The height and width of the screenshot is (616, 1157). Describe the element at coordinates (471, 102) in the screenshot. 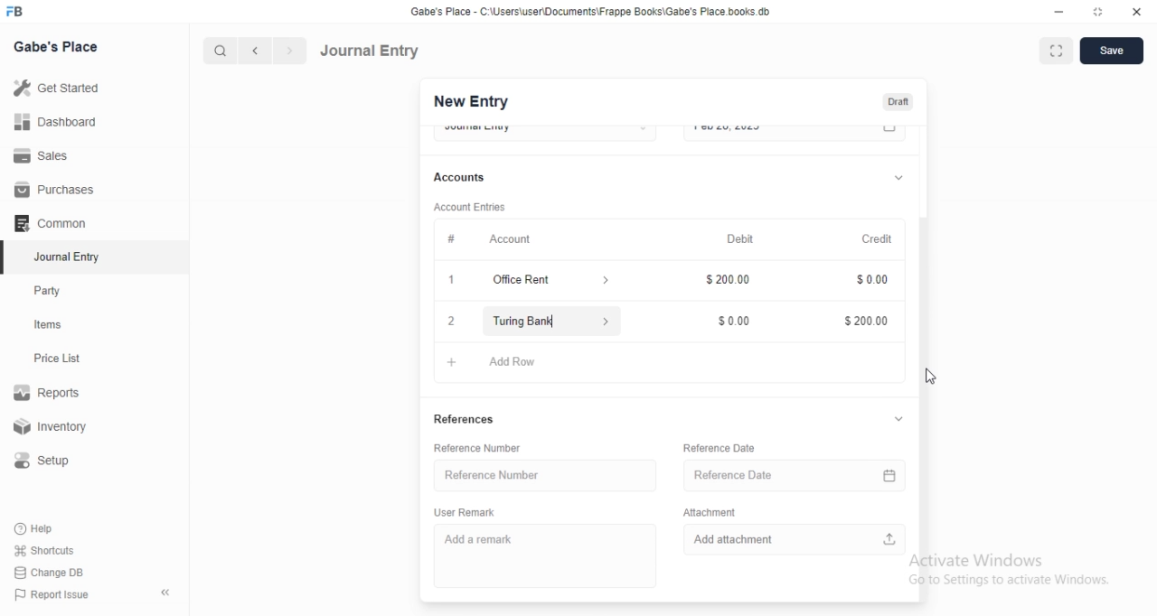

I see `New Entry` at that location.